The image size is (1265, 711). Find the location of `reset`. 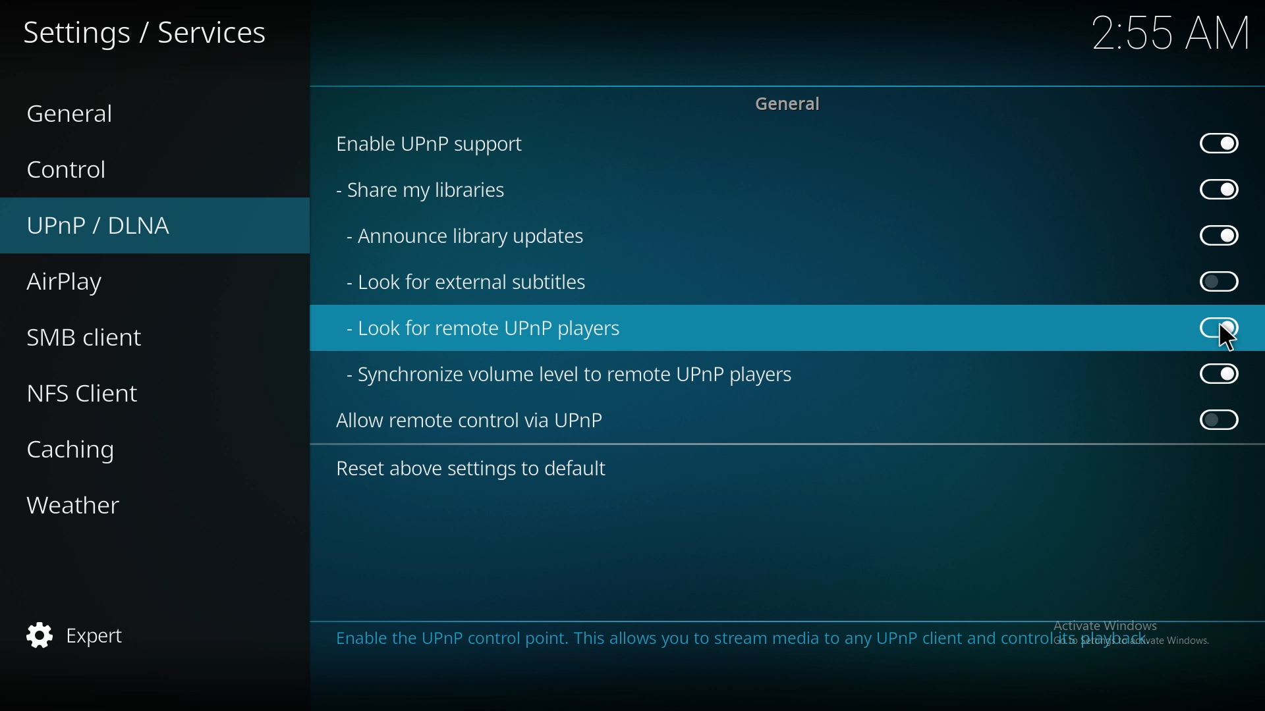

reset is located at coordinates (482, 469).